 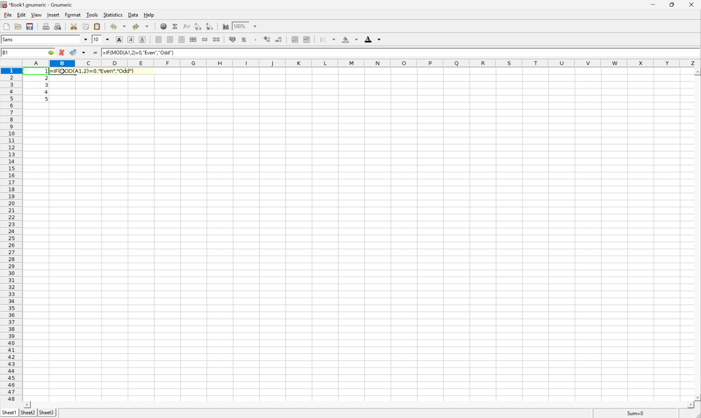 What do you see at coordinates (8, 15) in the screenshot?
I see `File` at bounding box center [8, 15].